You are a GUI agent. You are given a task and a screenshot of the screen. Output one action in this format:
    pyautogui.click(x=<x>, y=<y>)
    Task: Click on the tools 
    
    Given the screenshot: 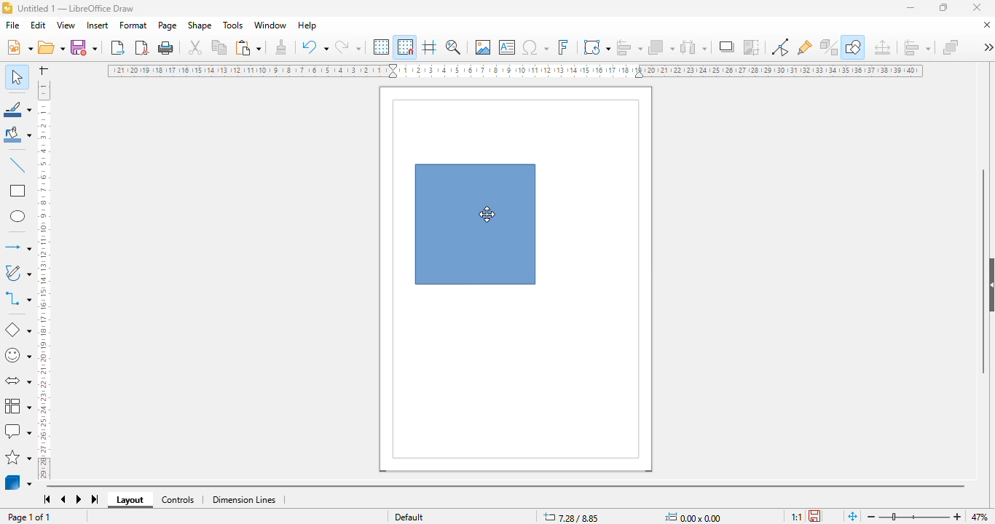 What is the action you would take?
    pyautogui.click(x=232, y=25)
    